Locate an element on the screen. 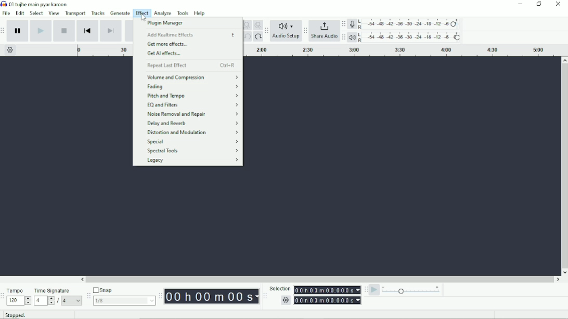  Time Signature is located at coordinates (58, 296).